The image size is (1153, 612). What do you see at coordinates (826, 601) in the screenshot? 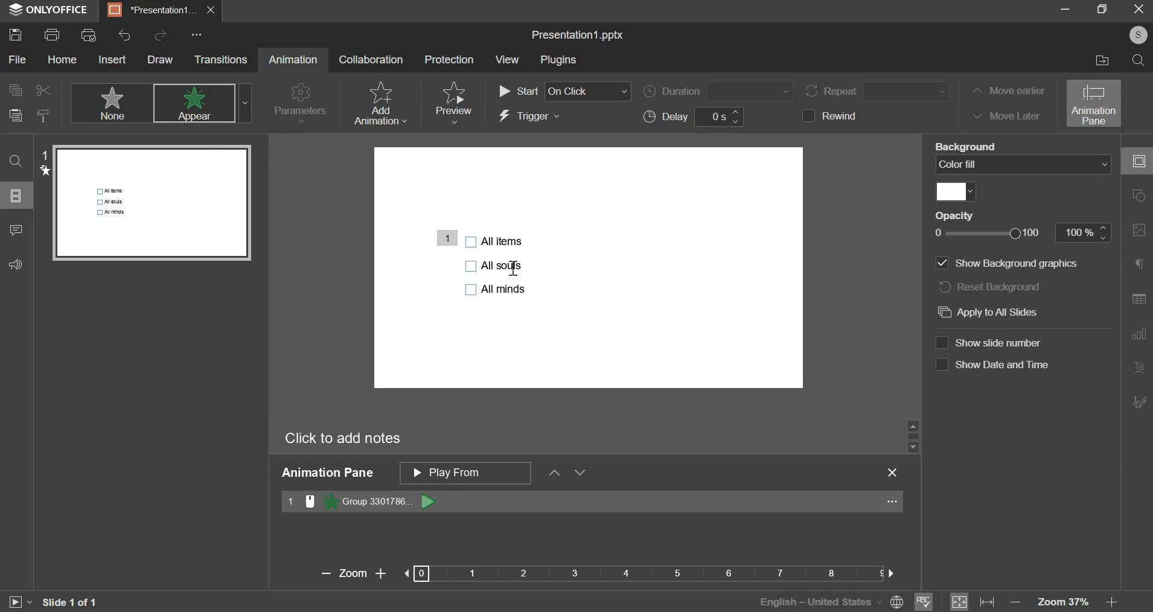
I see `language` at bounding box center [826, 601].